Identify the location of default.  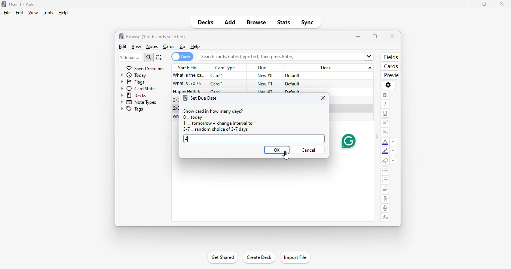
(292, 84).